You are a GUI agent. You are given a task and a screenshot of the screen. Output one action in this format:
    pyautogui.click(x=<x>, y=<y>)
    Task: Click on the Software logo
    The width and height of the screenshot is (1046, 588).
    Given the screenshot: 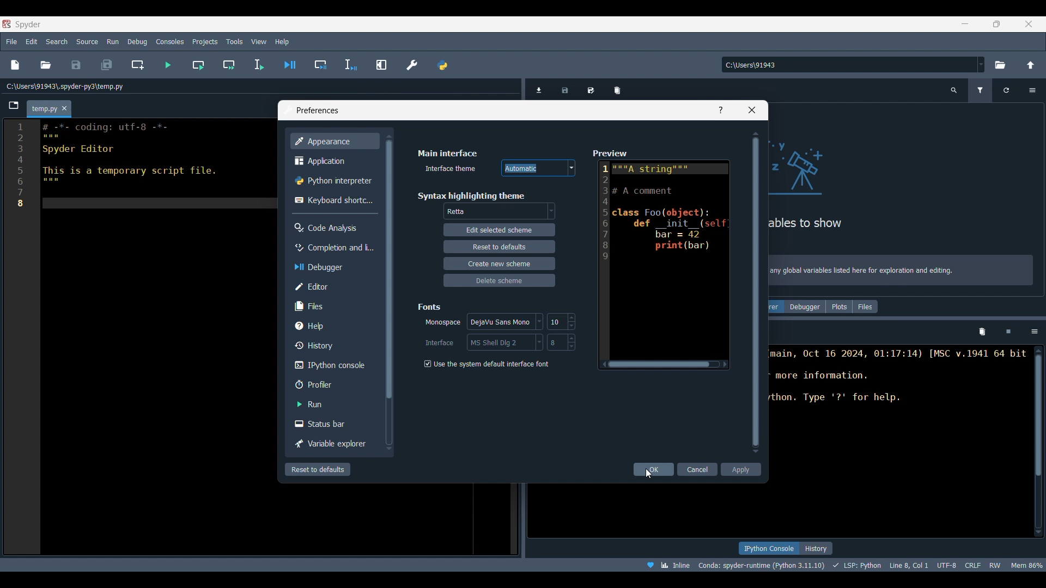 What is the action you would take?
    pyautogui.click(x=7, y=24)
    